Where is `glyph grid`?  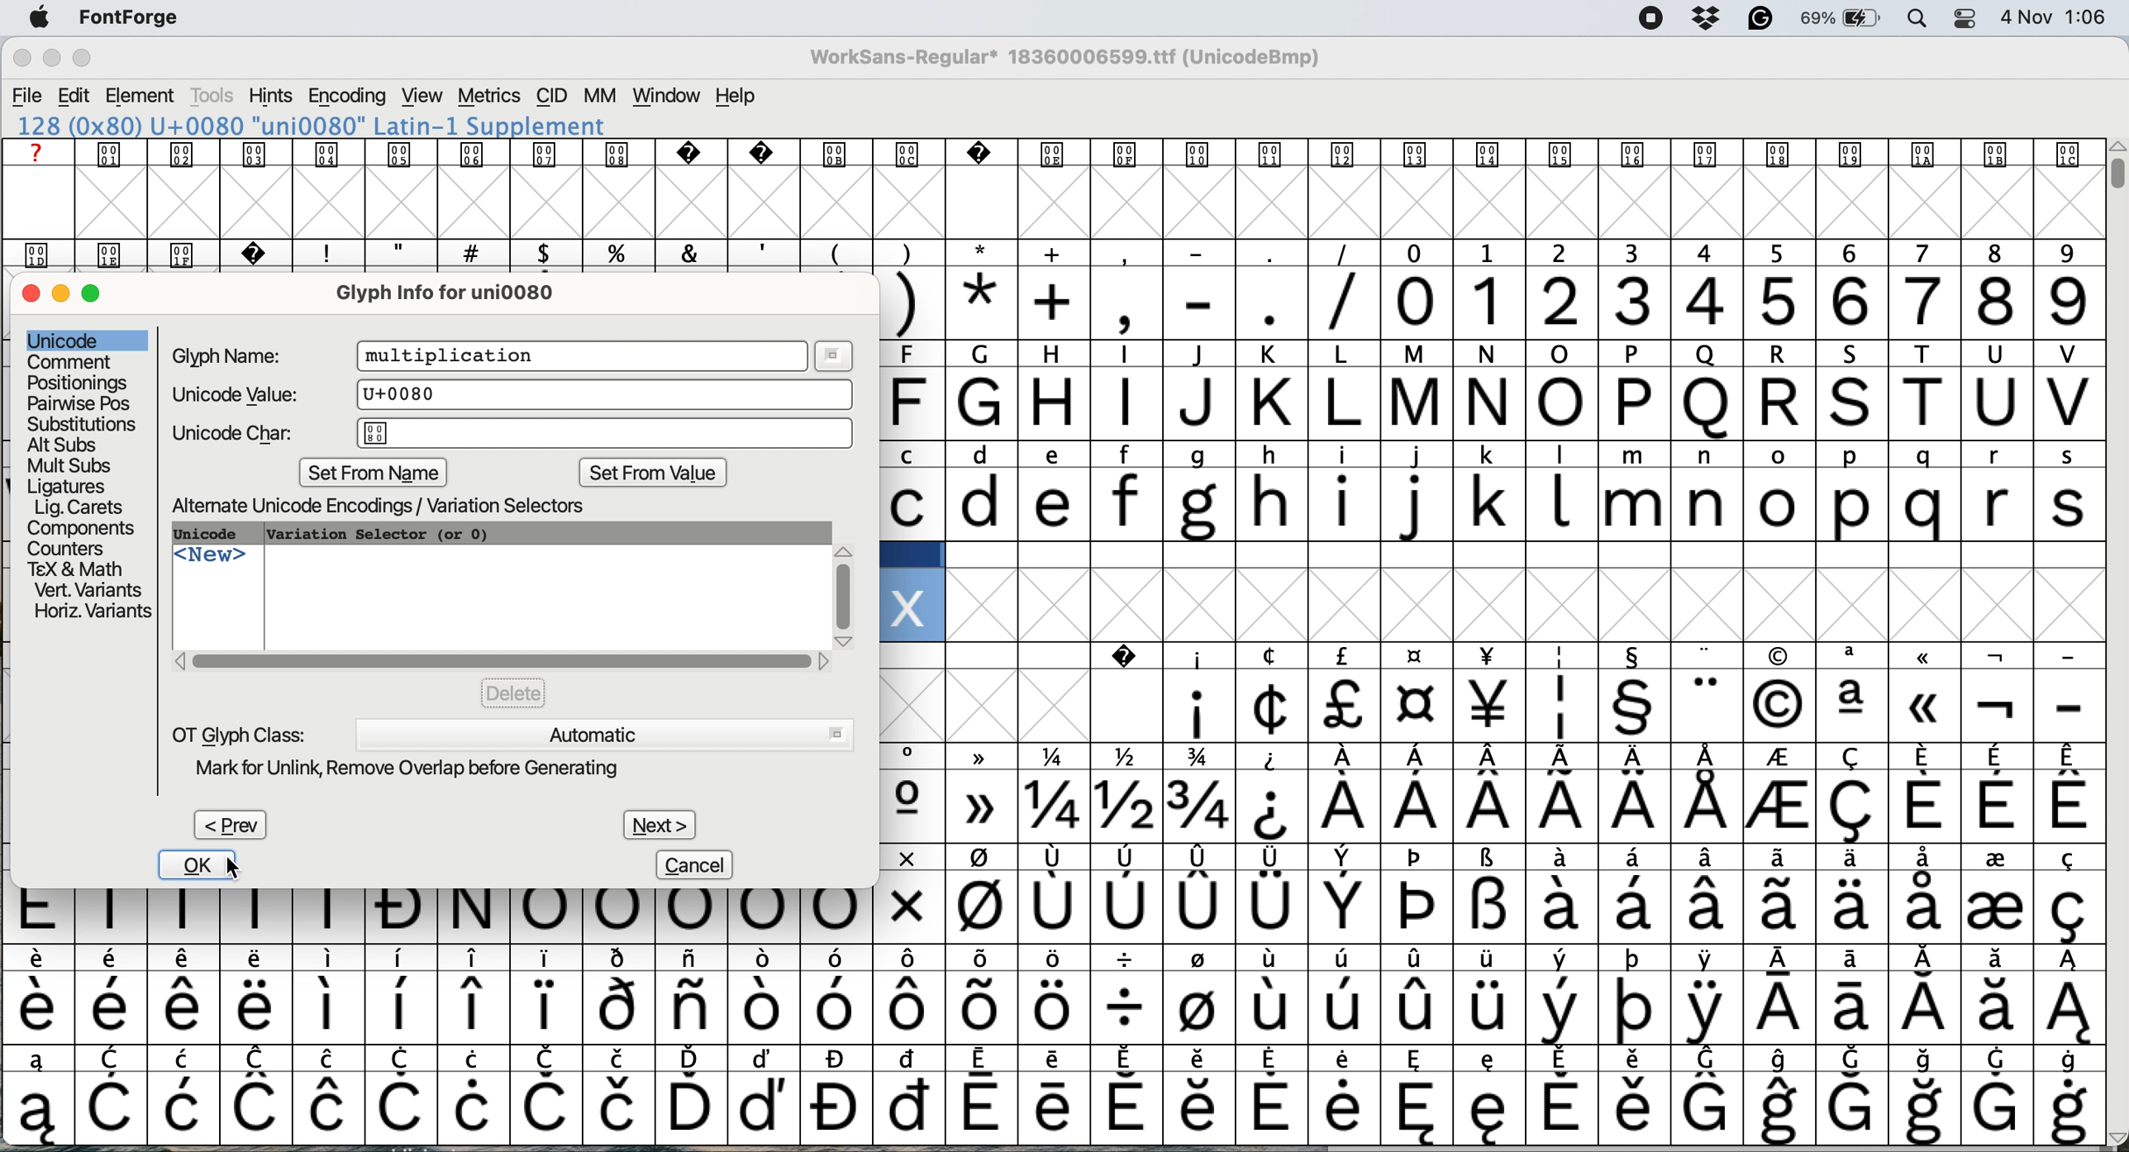
glyph grid is located at coordinates (1539, 607).